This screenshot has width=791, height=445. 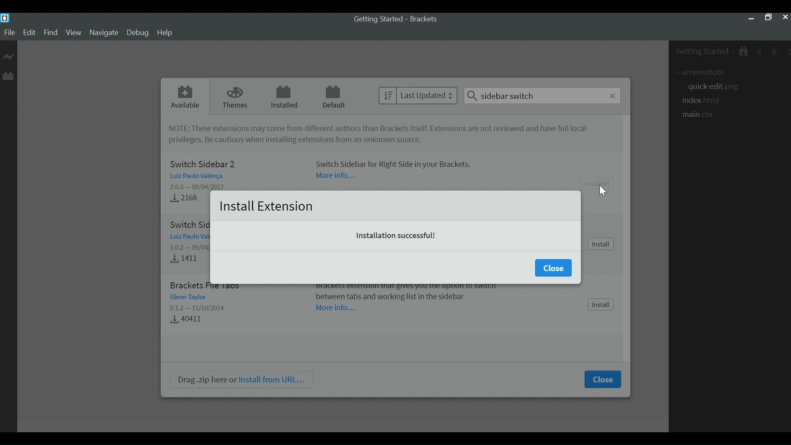 I want to click on Be cautious when installing extensions from unknown source, so click(x=297, y=141).